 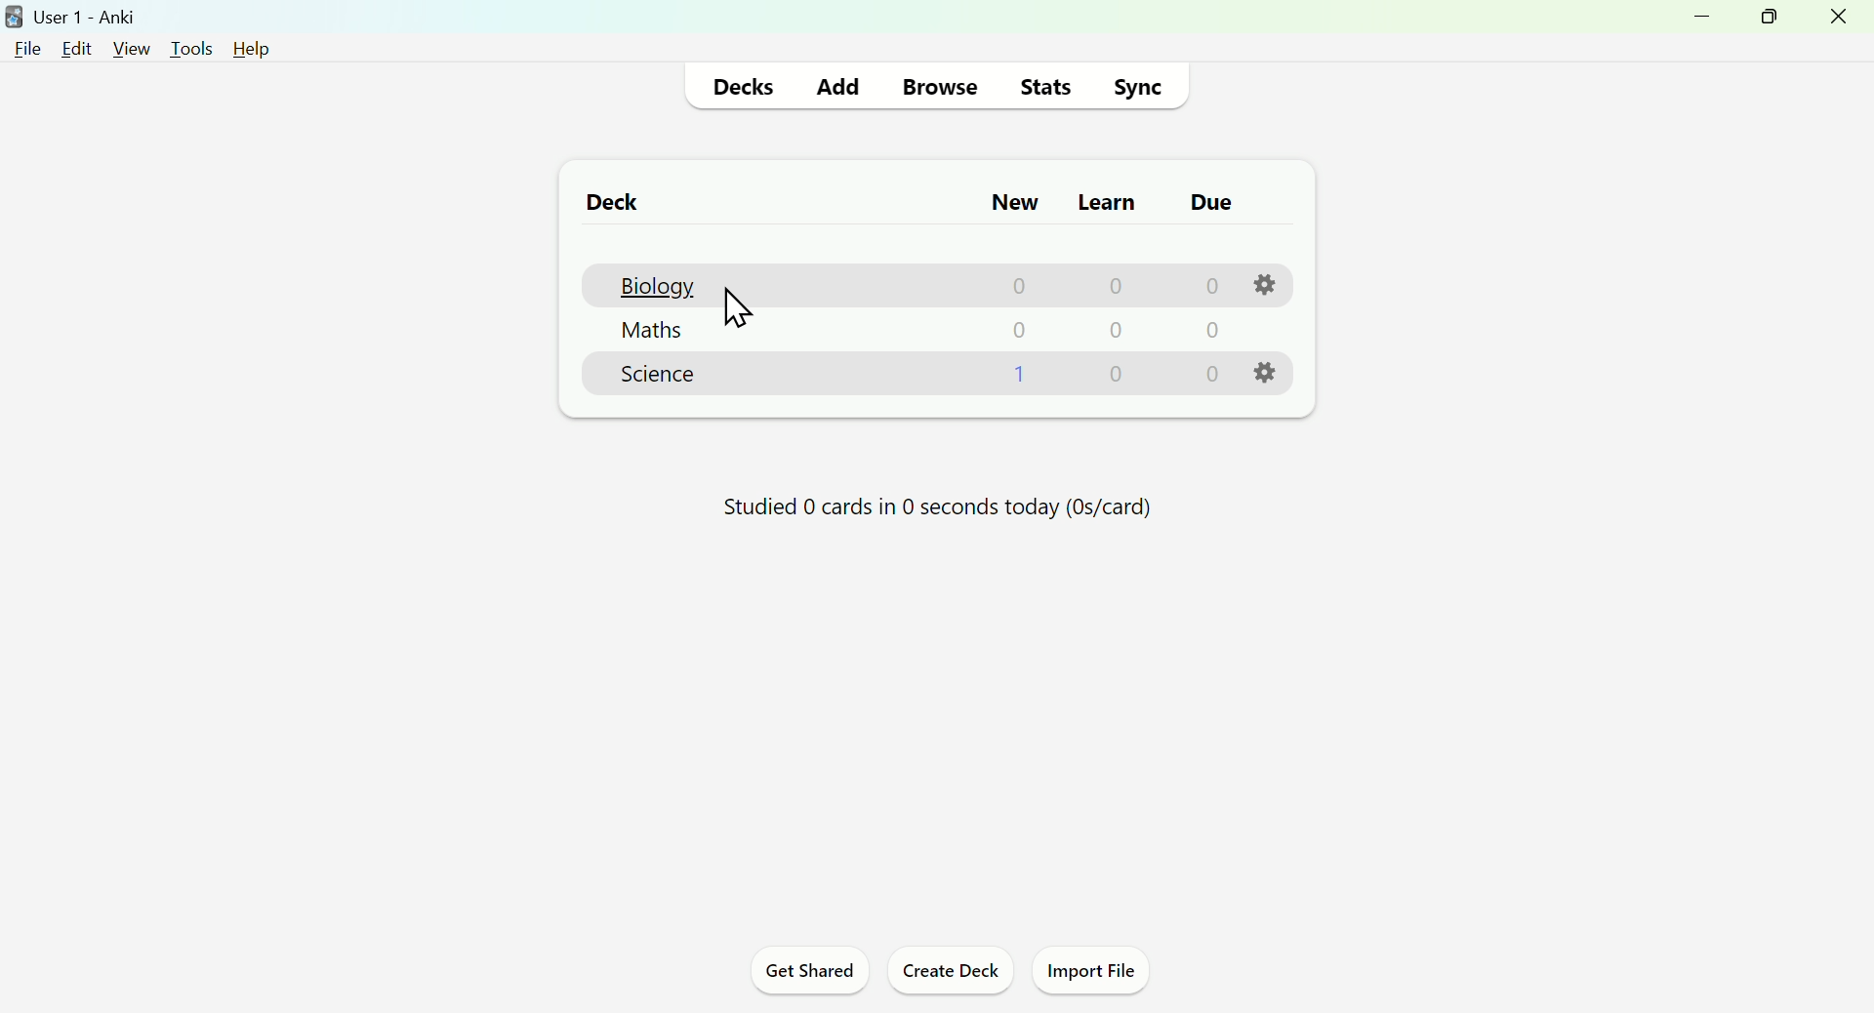 What do you see at coordinates (130, 49) in the screenshot?
I see `view` at bounding box center [130, 49].